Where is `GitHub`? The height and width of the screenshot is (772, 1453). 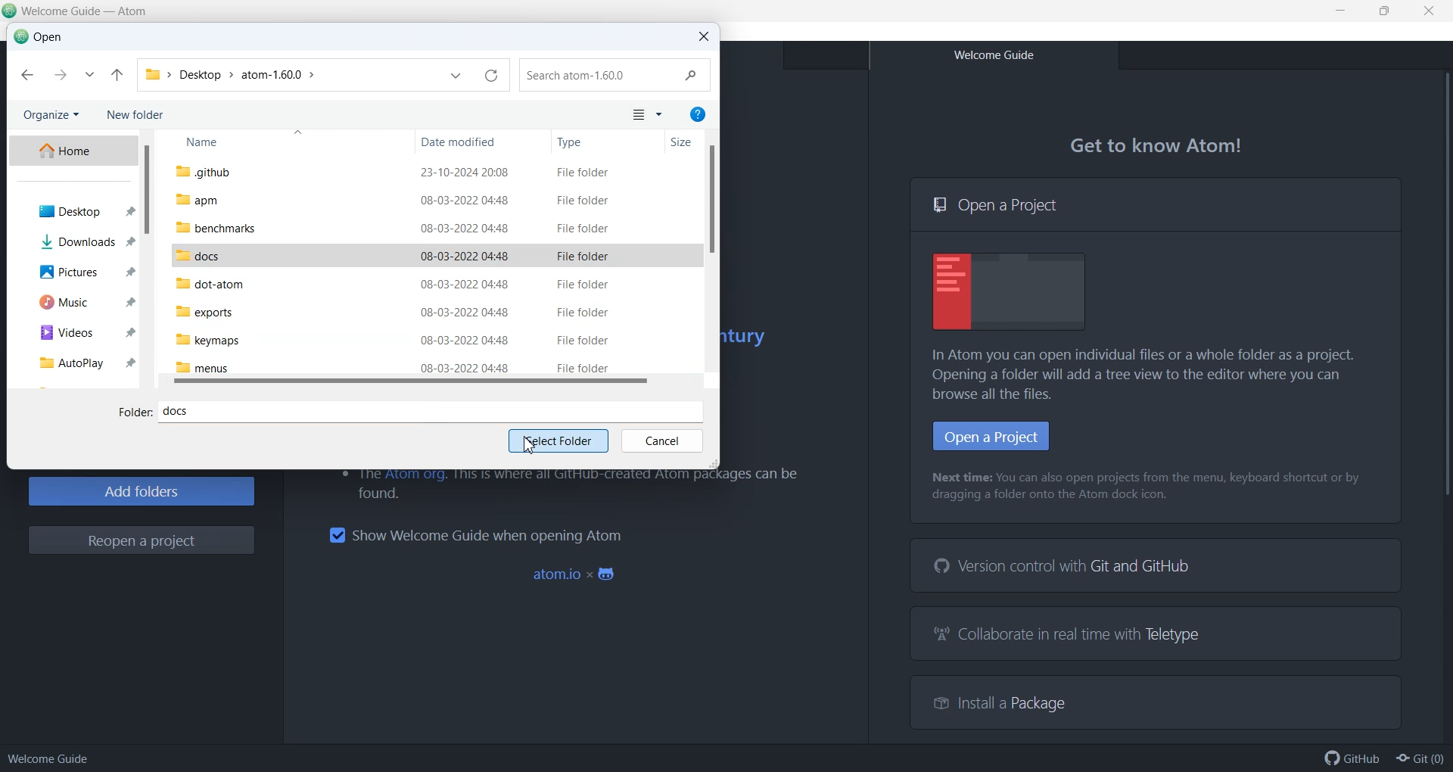
GitHub is located at coordinates (1352, 758).